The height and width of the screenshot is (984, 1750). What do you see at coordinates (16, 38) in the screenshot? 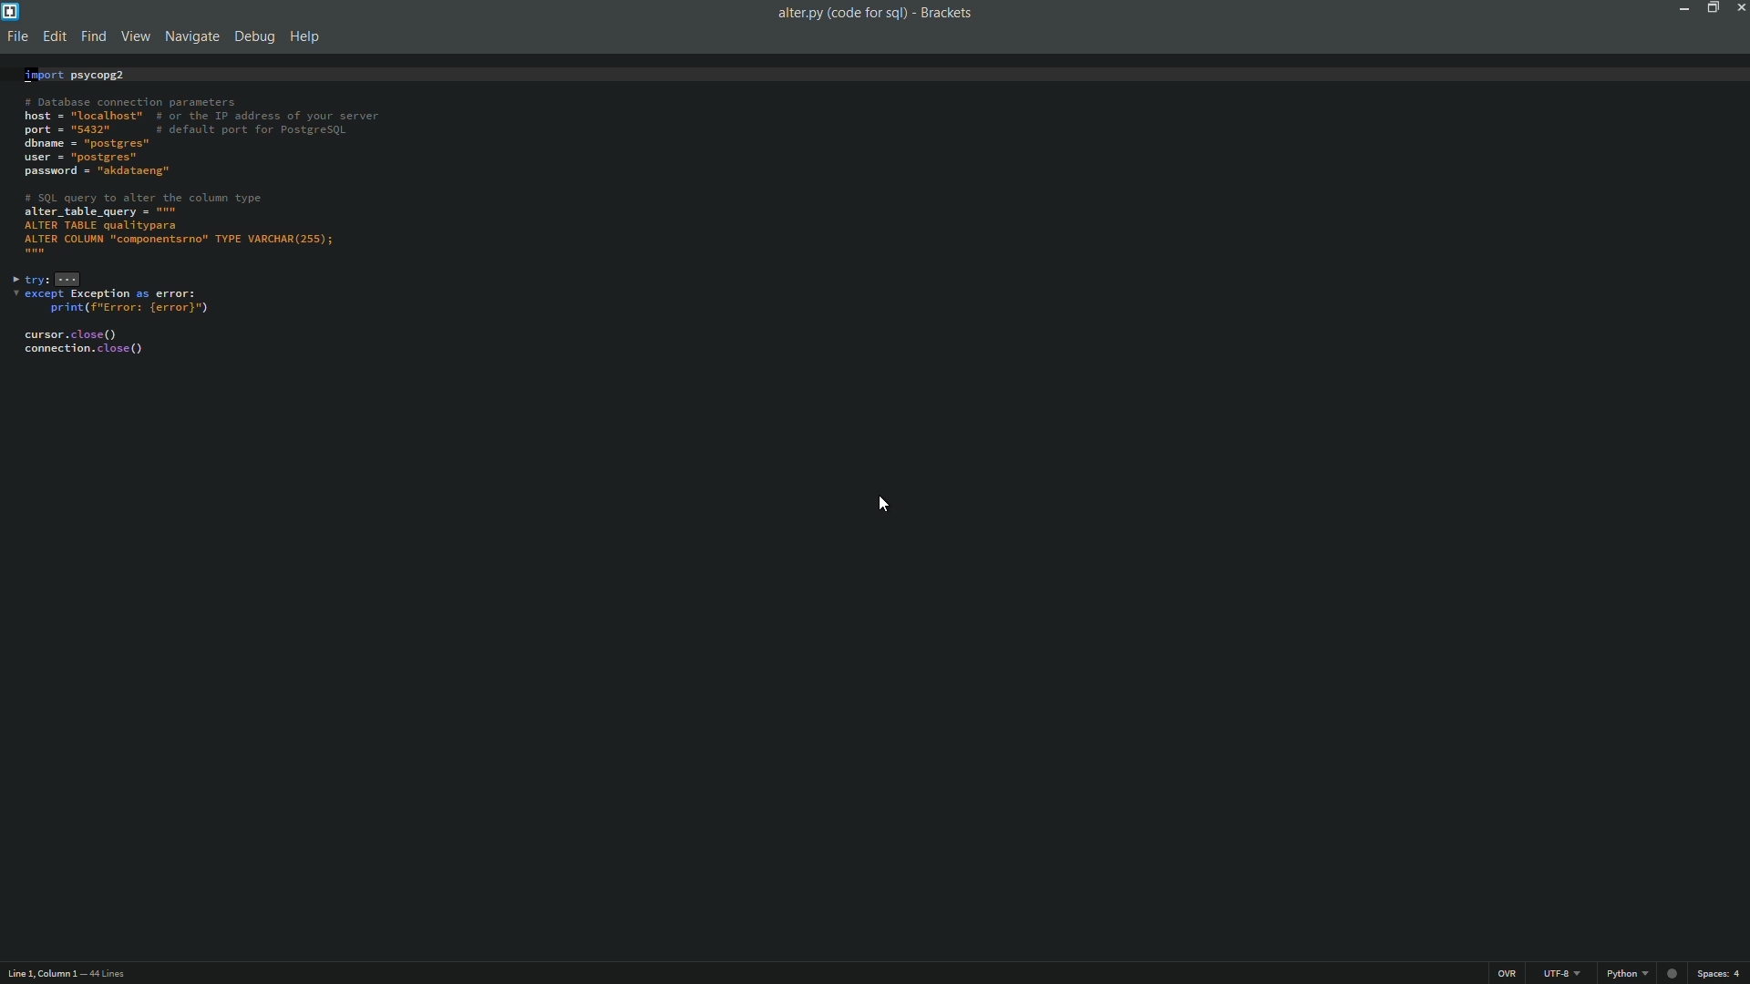
I see `file menu` at bounding box center [16, 38].